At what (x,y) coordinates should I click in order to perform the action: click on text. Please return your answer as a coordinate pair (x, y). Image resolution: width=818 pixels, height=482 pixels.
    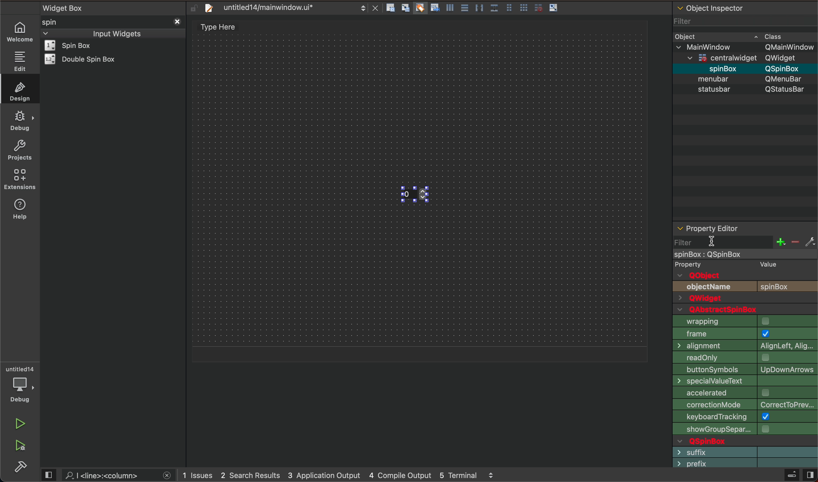
    Looking at the image, I should click on (744, 416).